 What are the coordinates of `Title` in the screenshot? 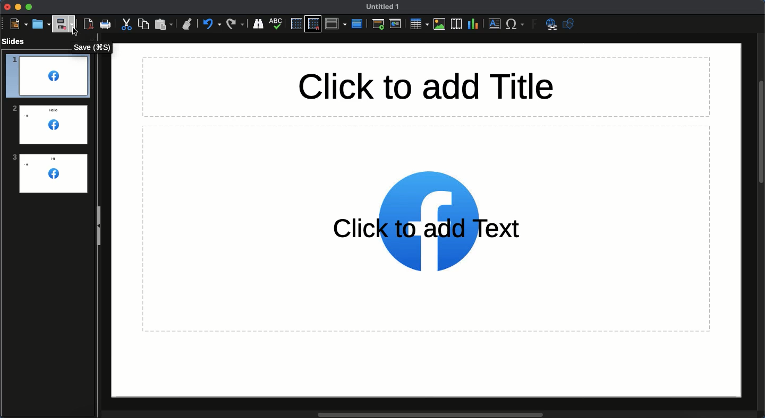 It's located at (429, 86).